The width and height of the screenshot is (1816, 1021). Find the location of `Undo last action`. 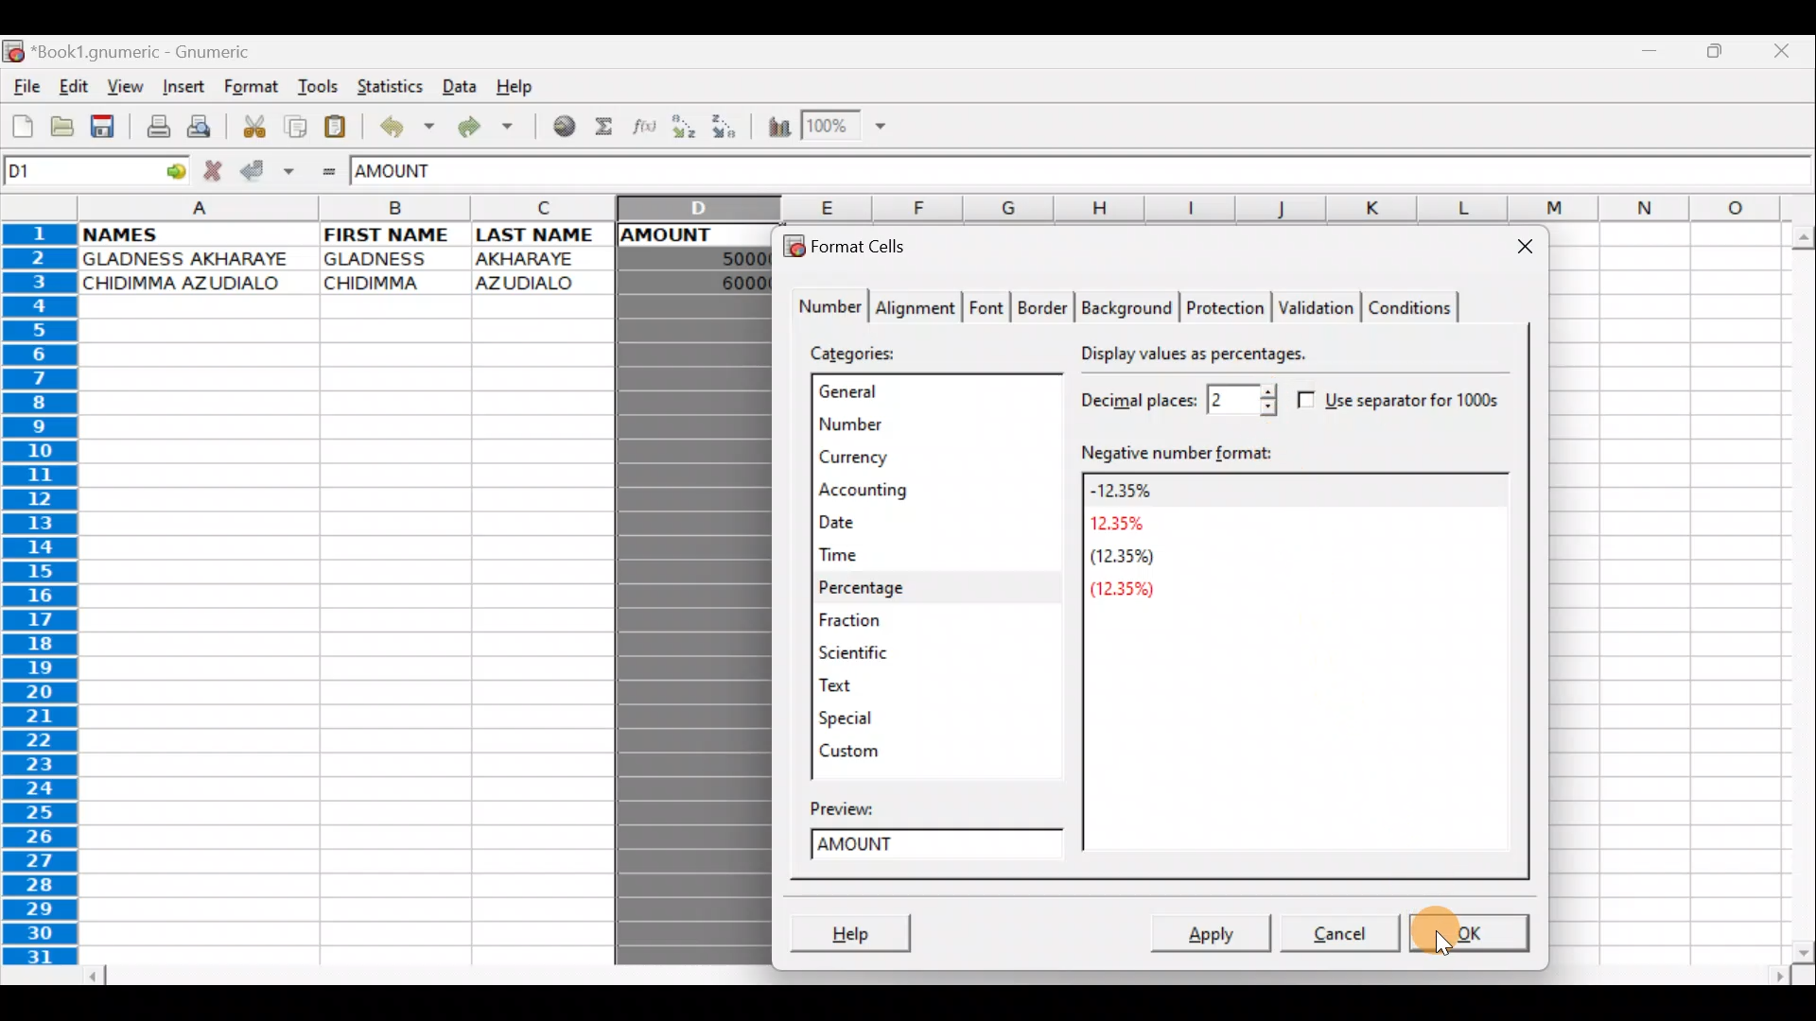

Undo last action is located at coordinates (401, 125).